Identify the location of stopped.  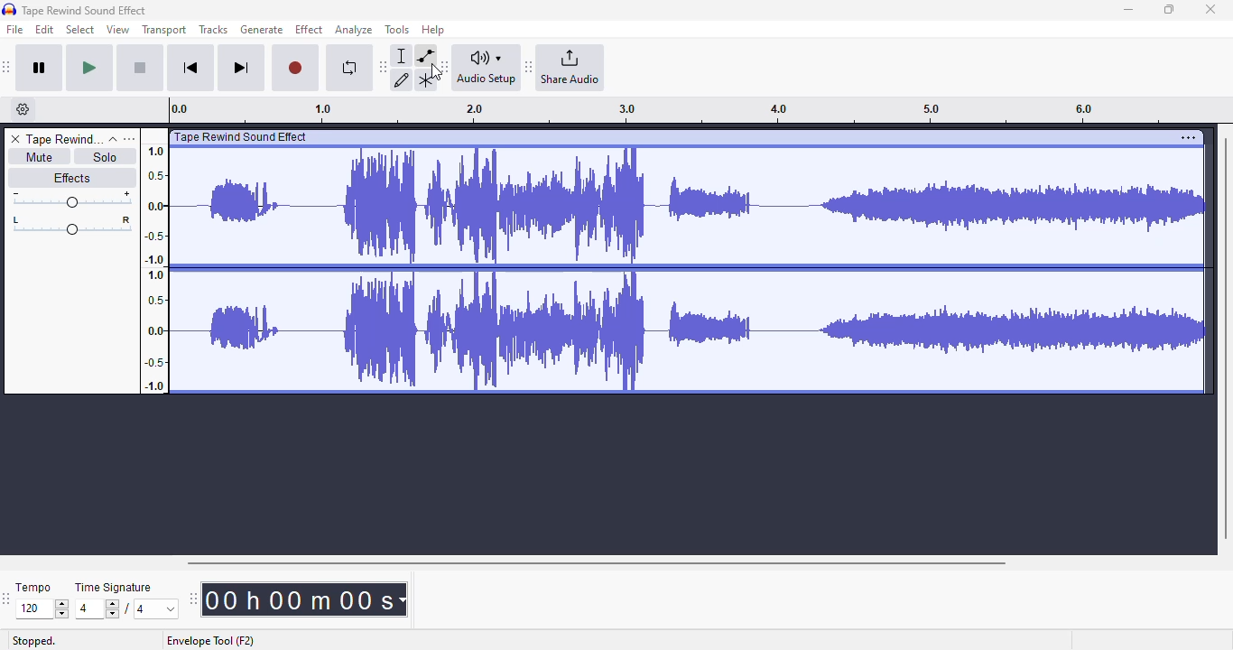
(34, 642).